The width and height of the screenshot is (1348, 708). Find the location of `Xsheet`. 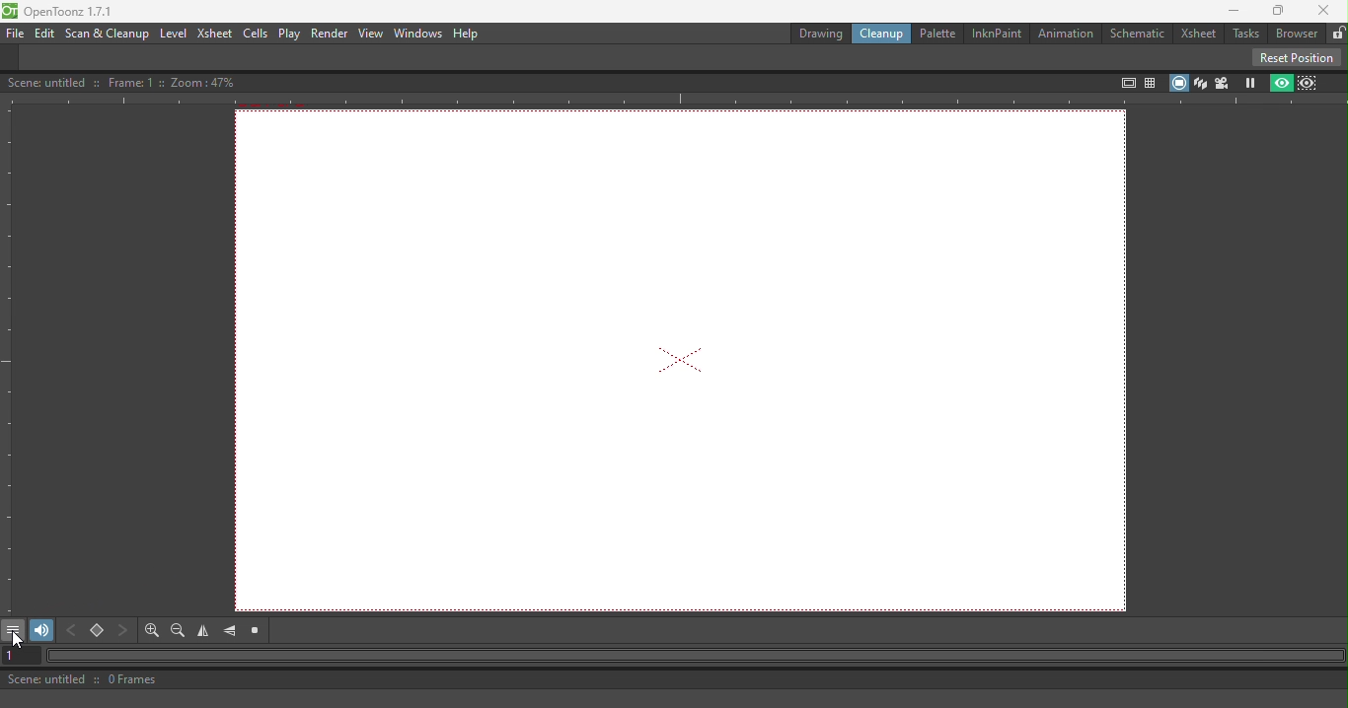

Xsheet is located at coordinates (214, 35).